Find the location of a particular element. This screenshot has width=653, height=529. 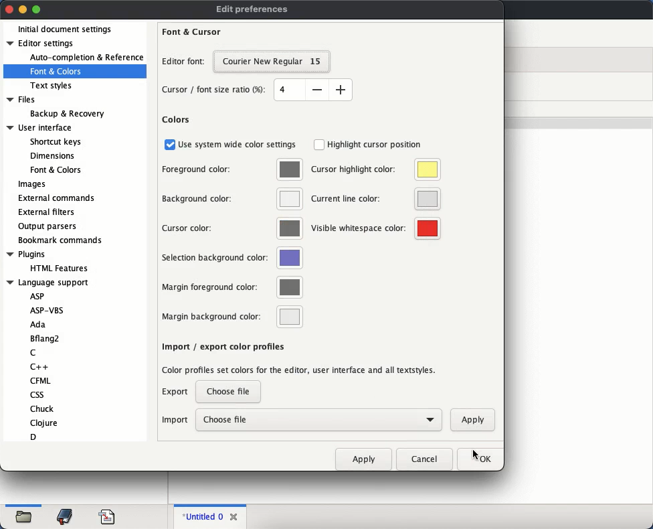

bookmark command is located at coordinates (58, 241).